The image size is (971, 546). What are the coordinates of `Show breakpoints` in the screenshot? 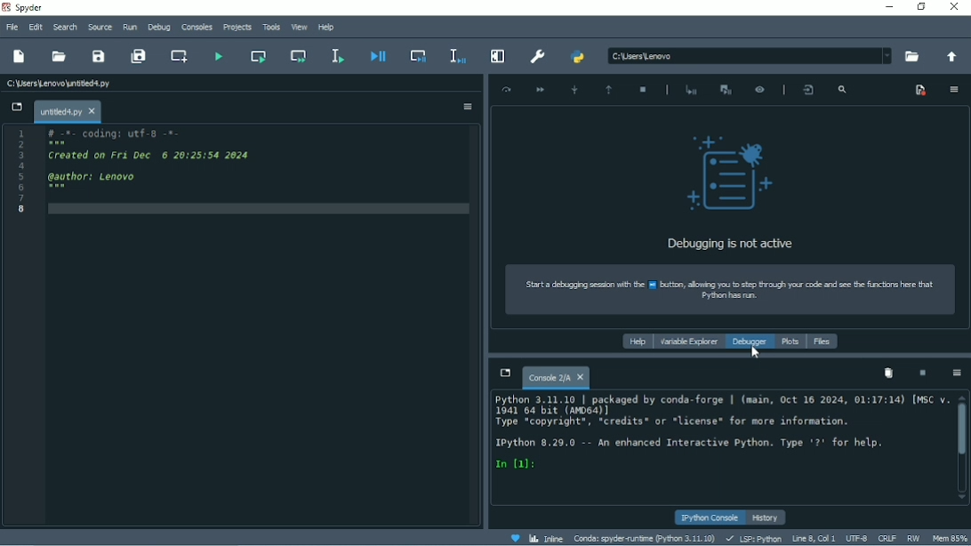 It's located at (918, 90).